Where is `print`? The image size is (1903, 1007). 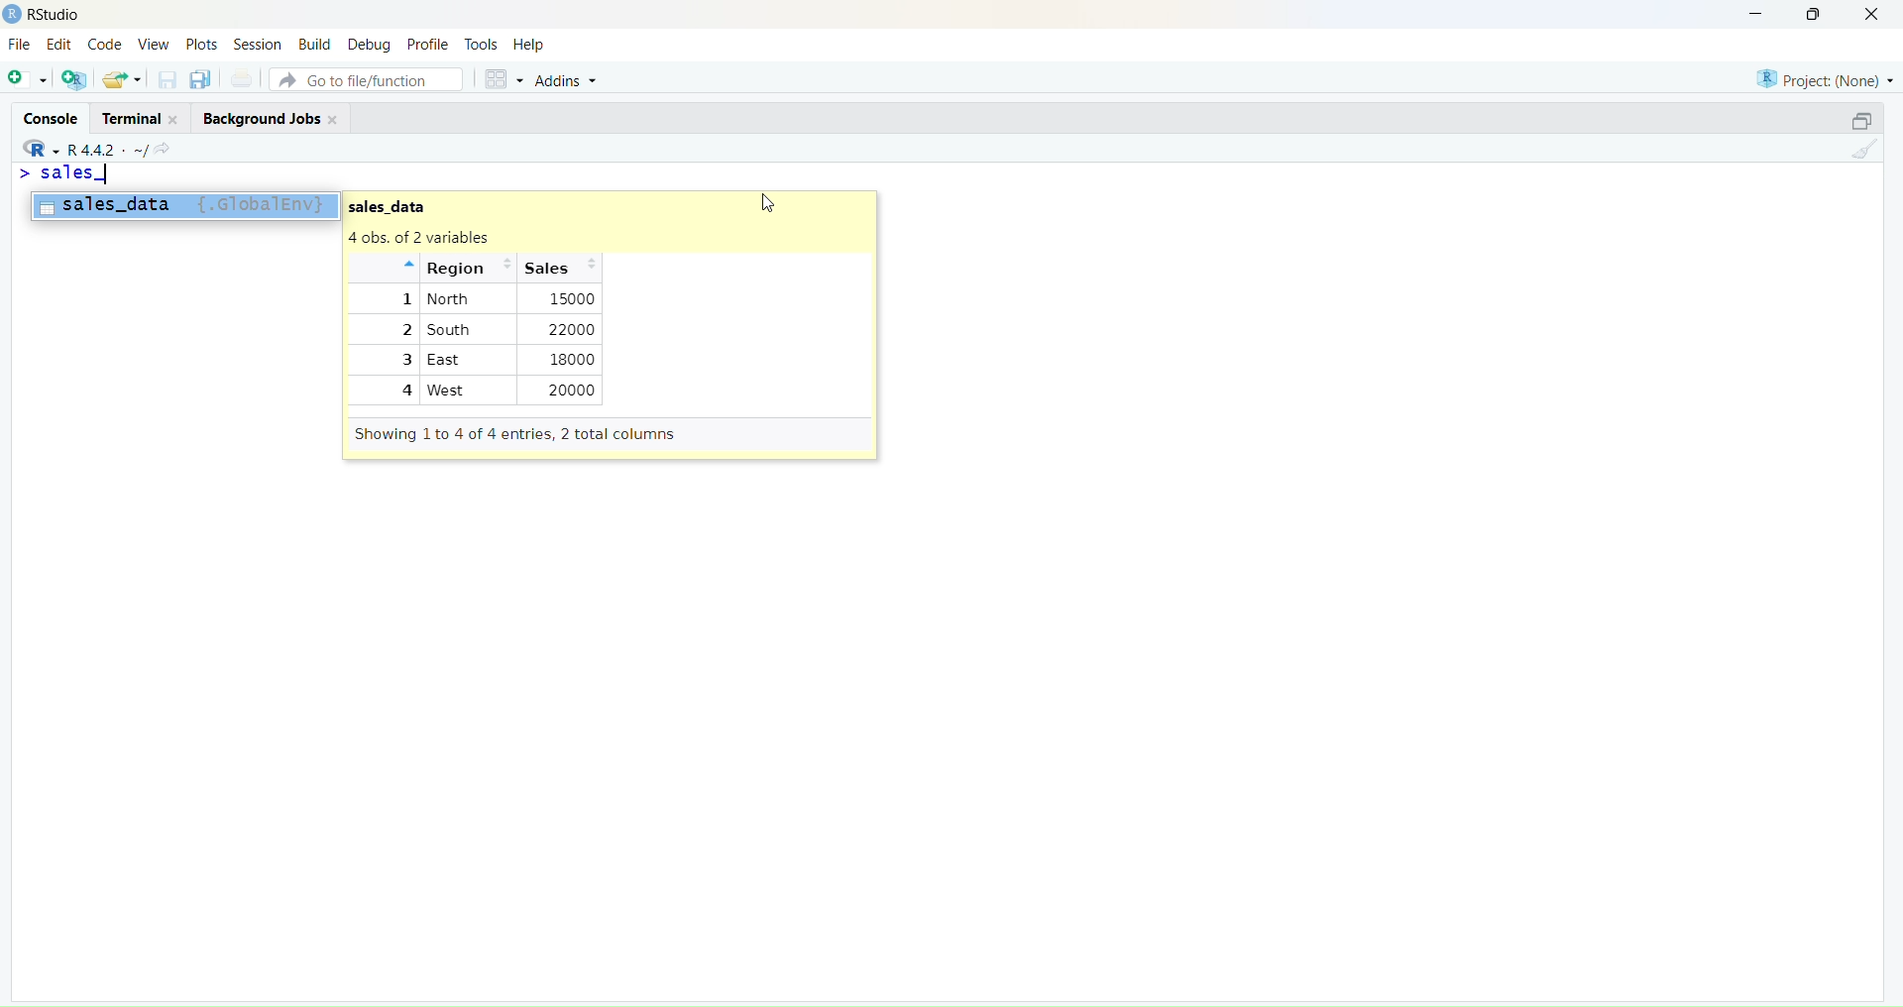
print is located at coordinates (242, 81).